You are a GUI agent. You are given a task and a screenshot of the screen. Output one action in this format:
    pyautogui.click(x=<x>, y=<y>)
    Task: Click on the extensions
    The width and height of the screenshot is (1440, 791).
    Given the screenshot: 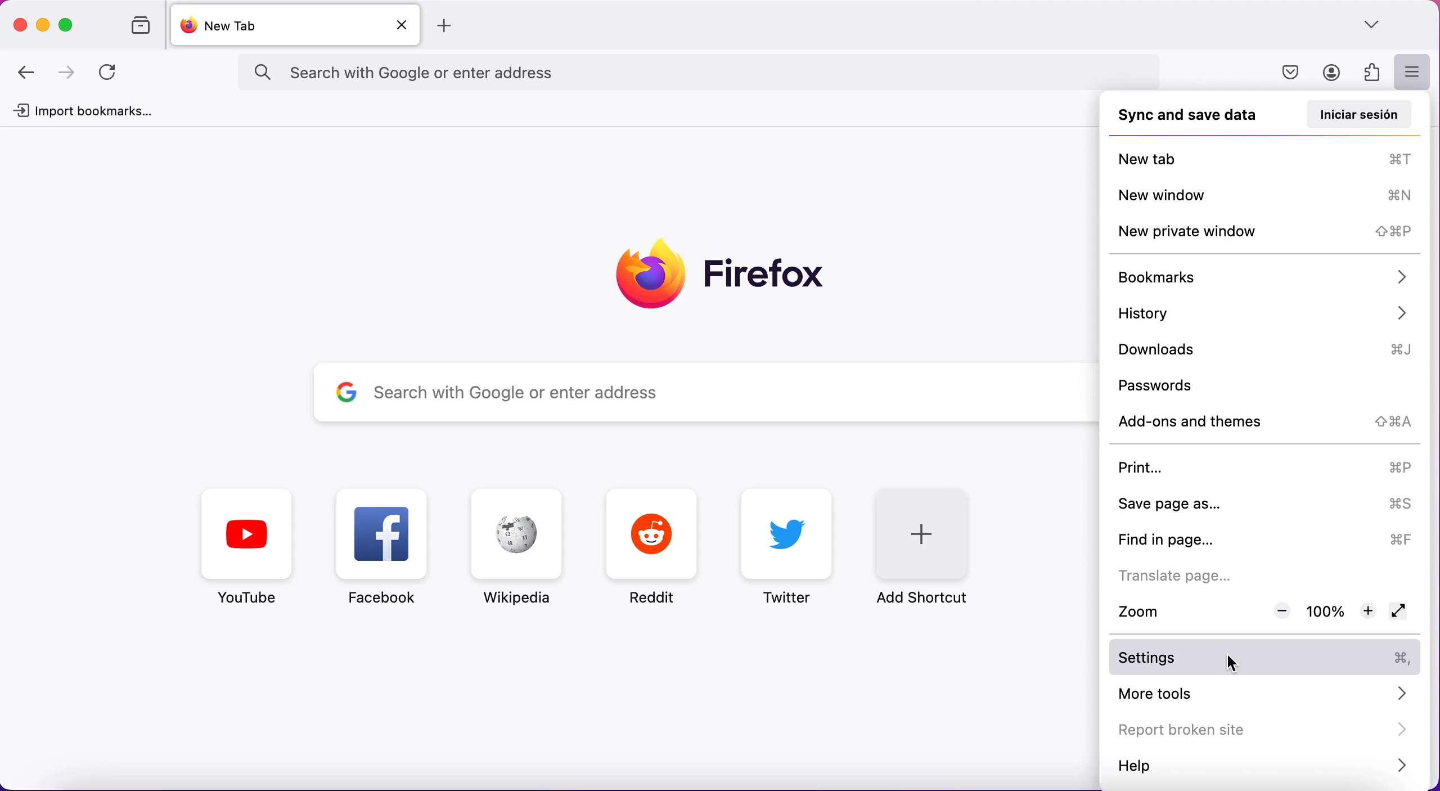 What is the action you would take?
    pyautogui.click(x=1369, y=72)
    